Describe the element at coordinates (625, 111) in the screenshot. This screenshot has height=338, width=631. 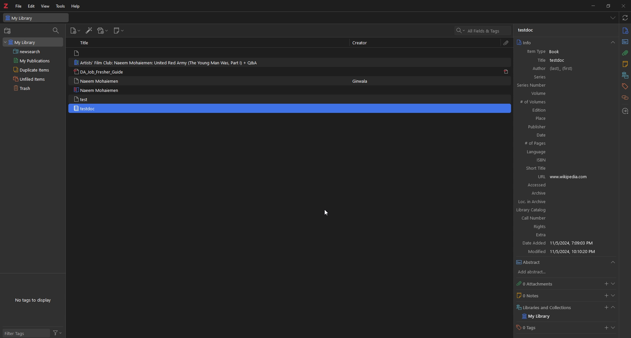
I see `locate` at that location.